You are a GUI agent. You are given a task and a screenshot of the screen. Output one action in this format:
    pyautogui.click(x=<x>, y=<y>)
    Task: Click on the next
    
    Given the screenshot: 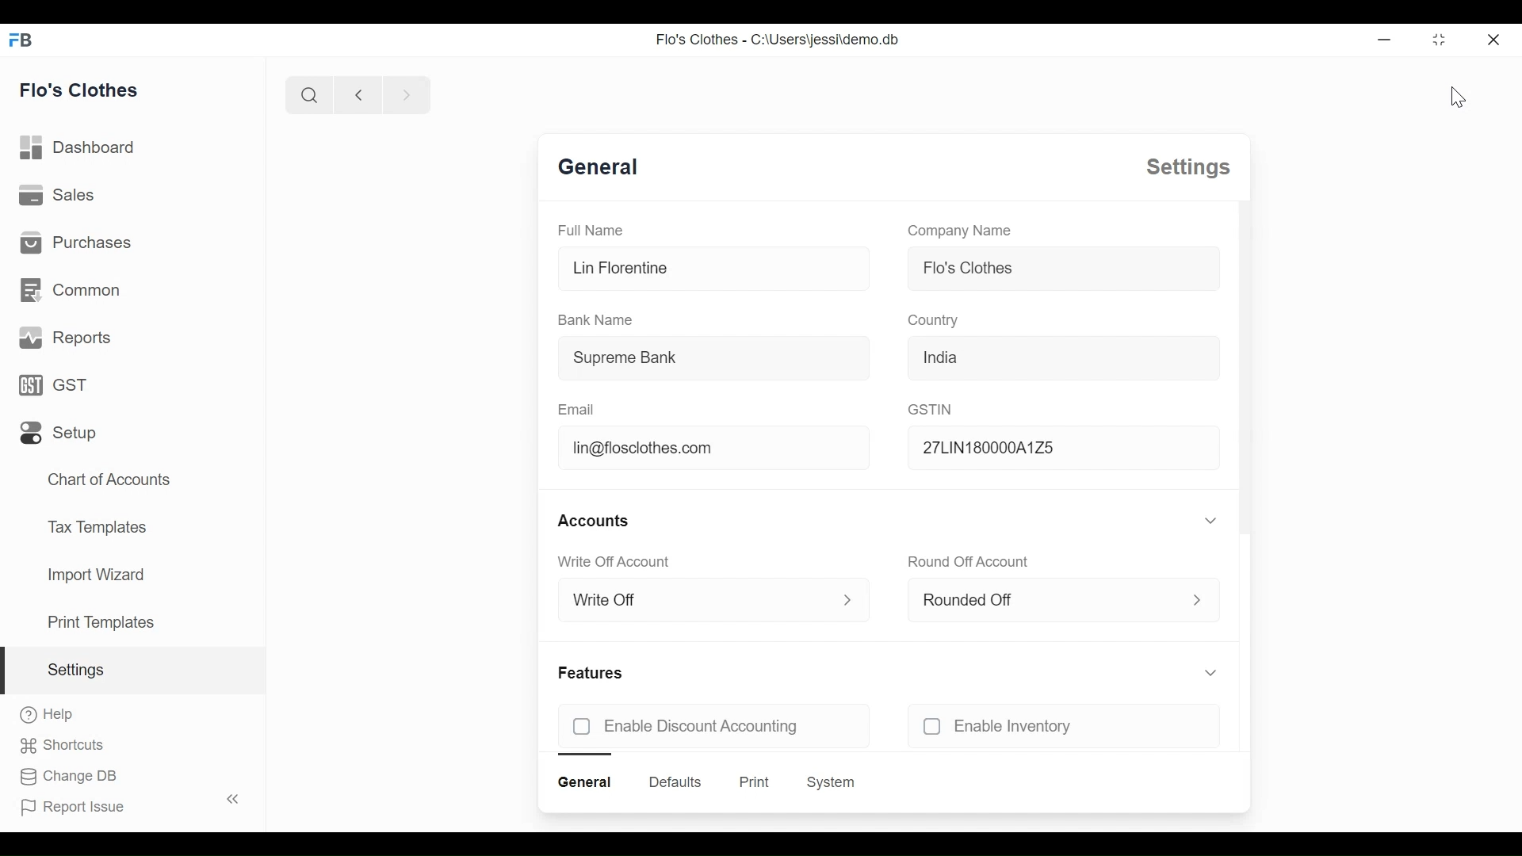 What is the action you would take?
    pyautogui.click(x=407, y=94)
    